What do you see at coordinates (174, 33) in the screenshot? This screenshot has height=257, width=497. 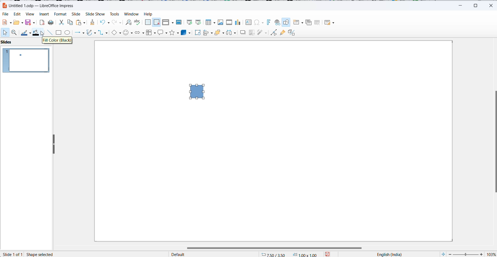 I see `star shapes` at bounding box center [174, 33].